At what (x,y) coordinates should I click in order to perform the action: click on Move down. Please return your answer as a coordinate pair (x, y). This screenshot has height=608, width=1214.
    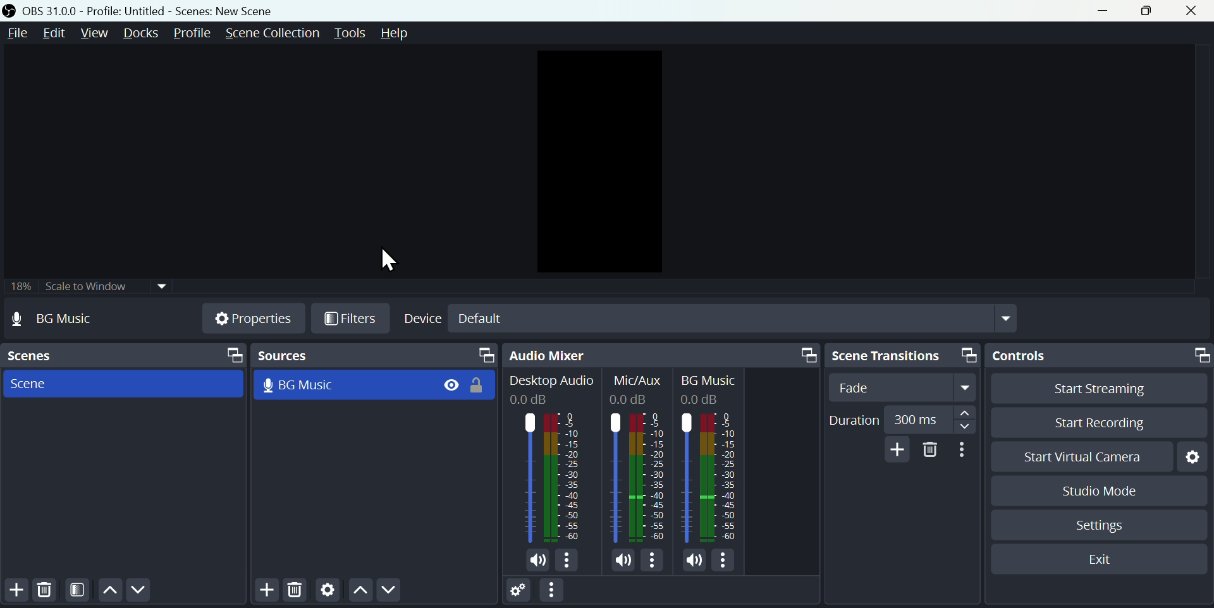
    Looking at the image, I should click on (140, 591).